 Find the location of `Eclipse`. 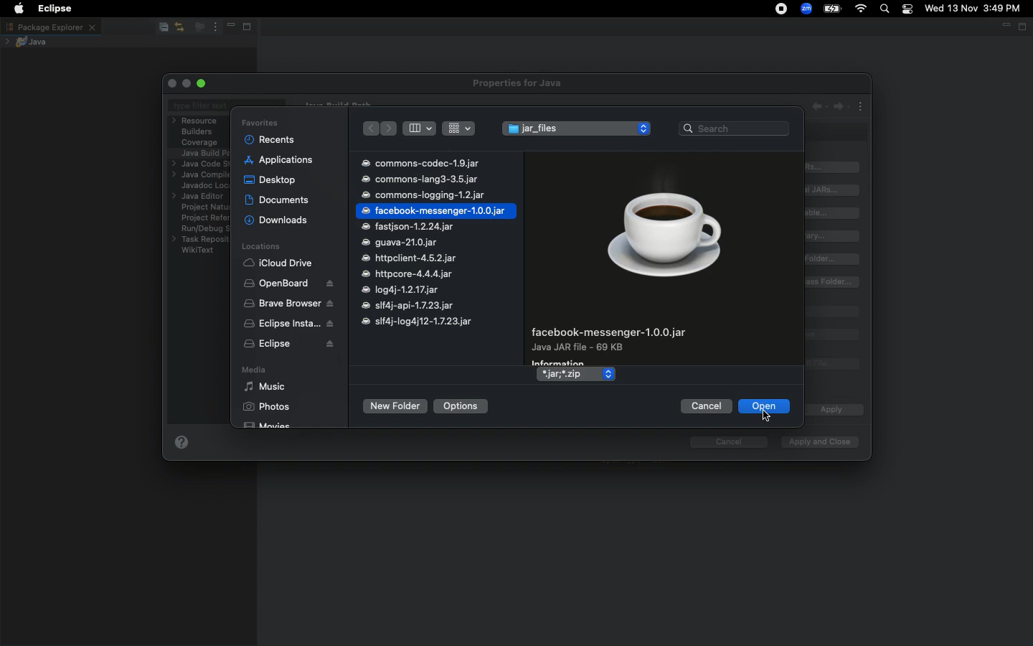

Eclipse is located at coordinates (289, 345).